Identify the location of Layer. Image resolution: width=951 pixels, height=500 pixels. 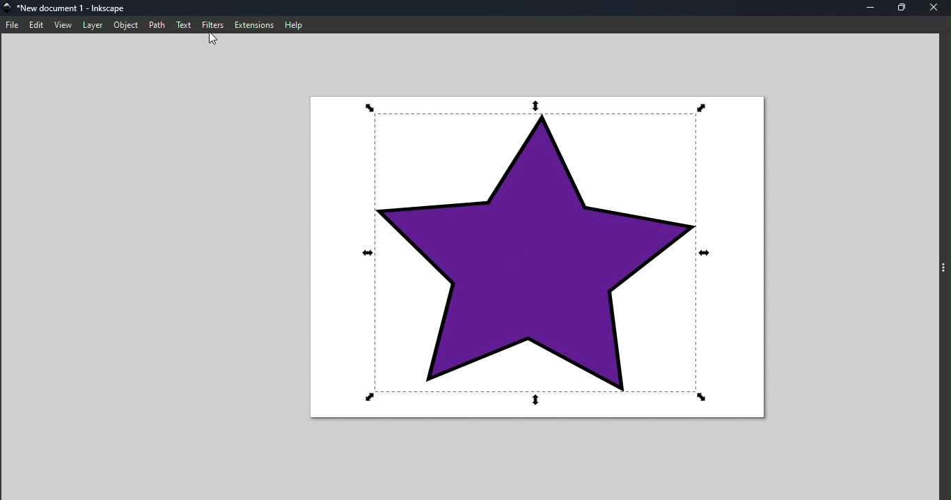
(91, 25).